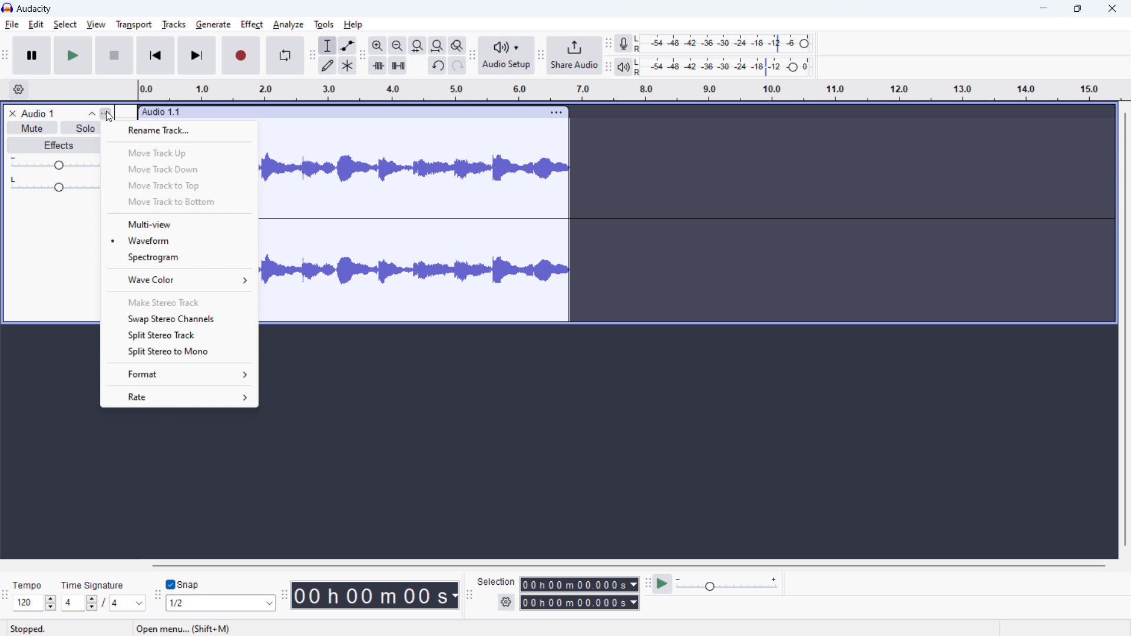 The image size is (1131, 636). Describe the element at coordinates (213, 25) in the screenshot. I see `generate` at that location.